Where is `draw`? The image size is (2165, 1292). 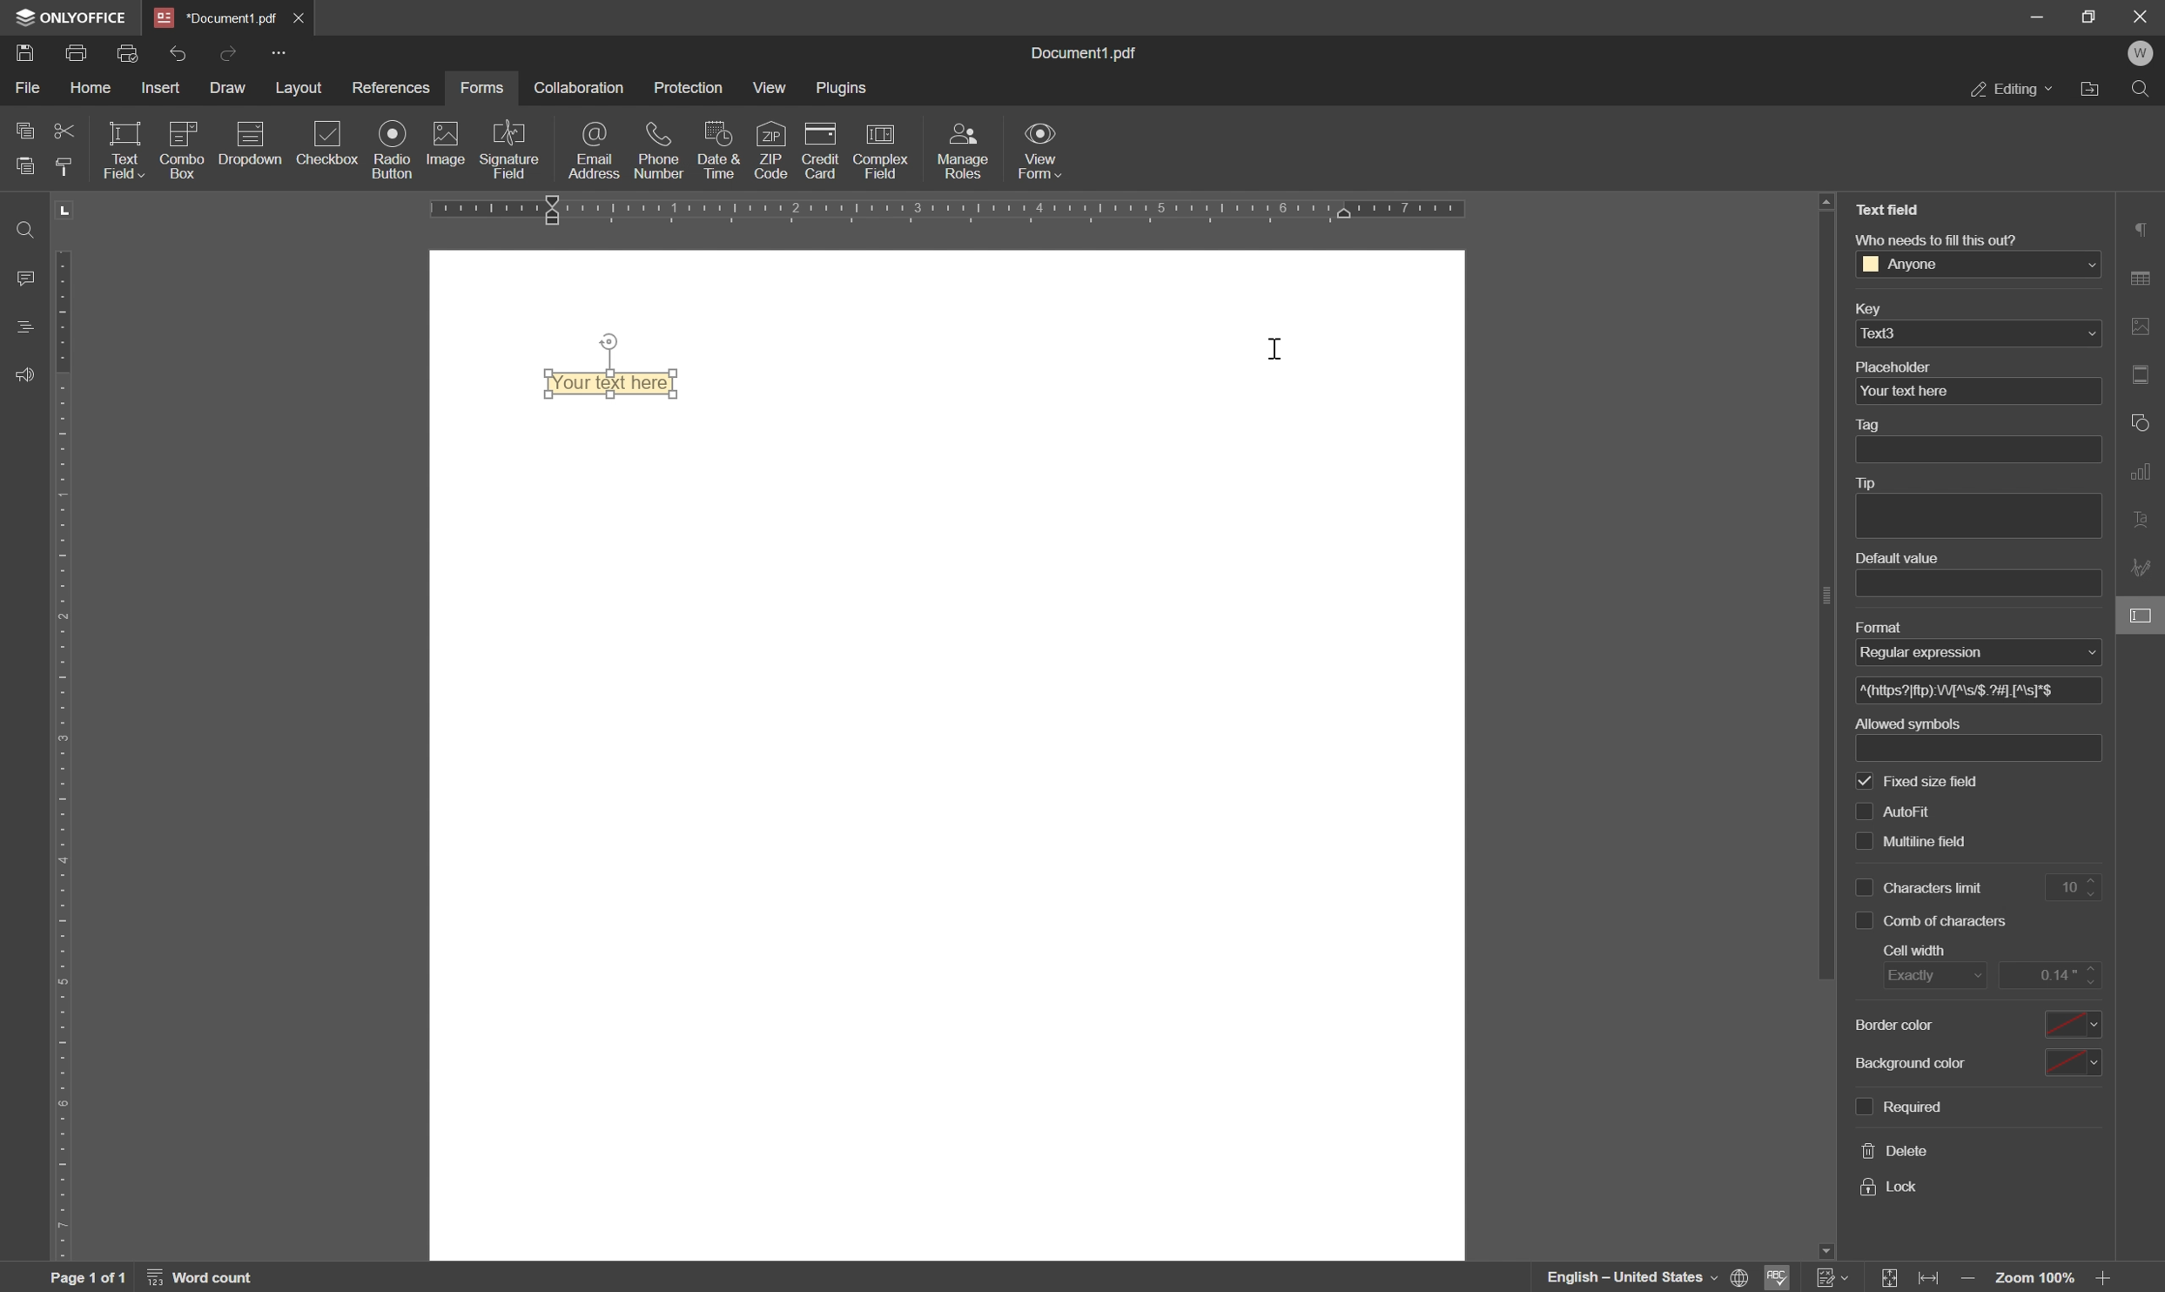
draw is located at coordinates (229, 91).